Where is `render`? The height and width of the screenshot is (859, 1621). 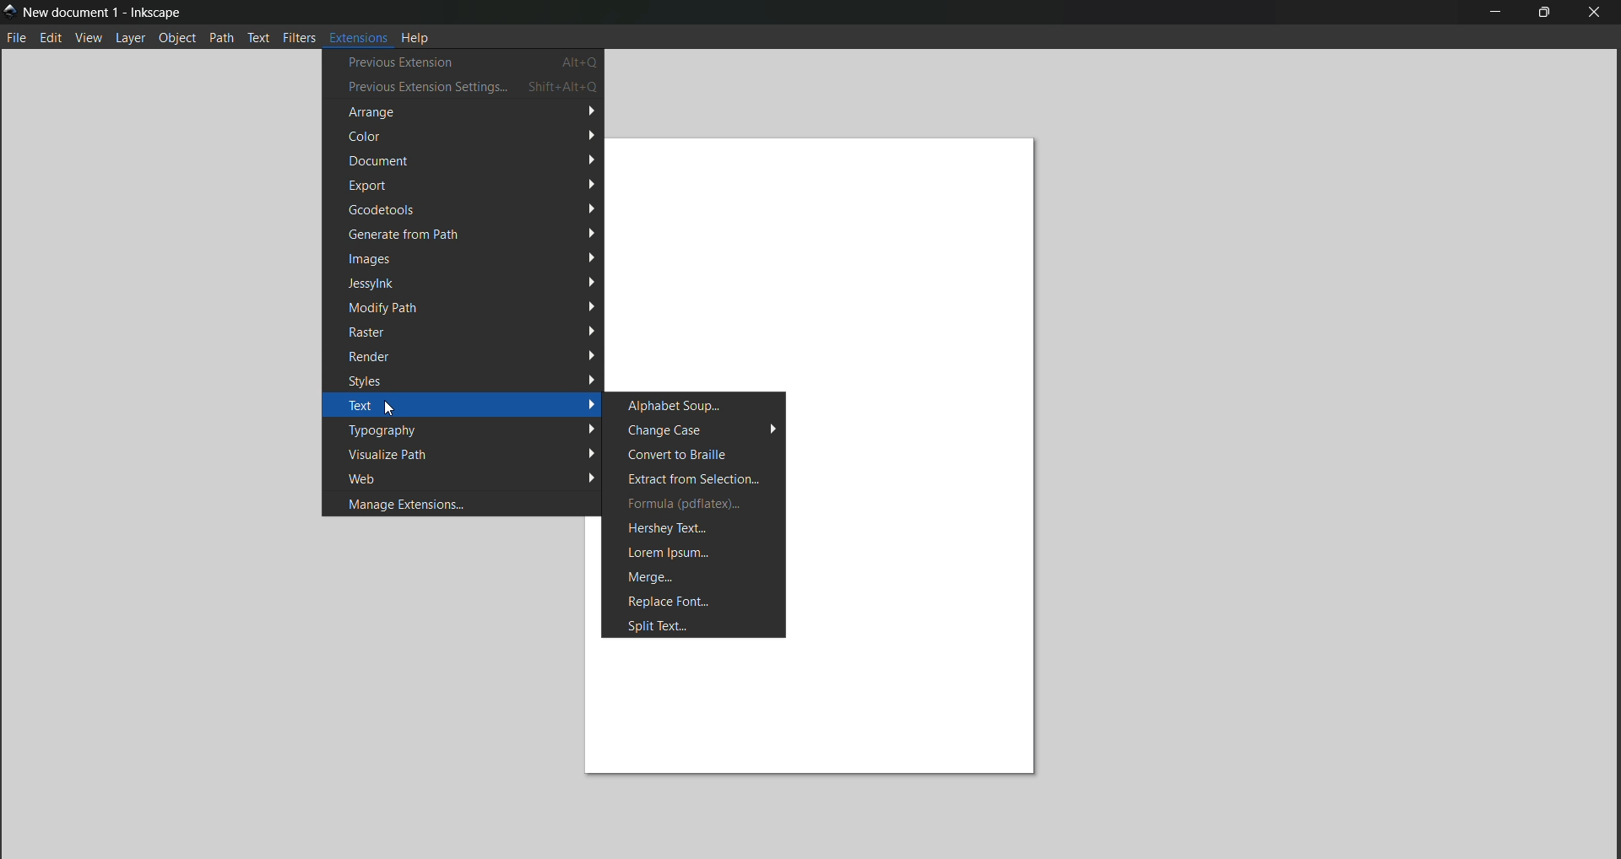
render is located at coordinates (467, 354).